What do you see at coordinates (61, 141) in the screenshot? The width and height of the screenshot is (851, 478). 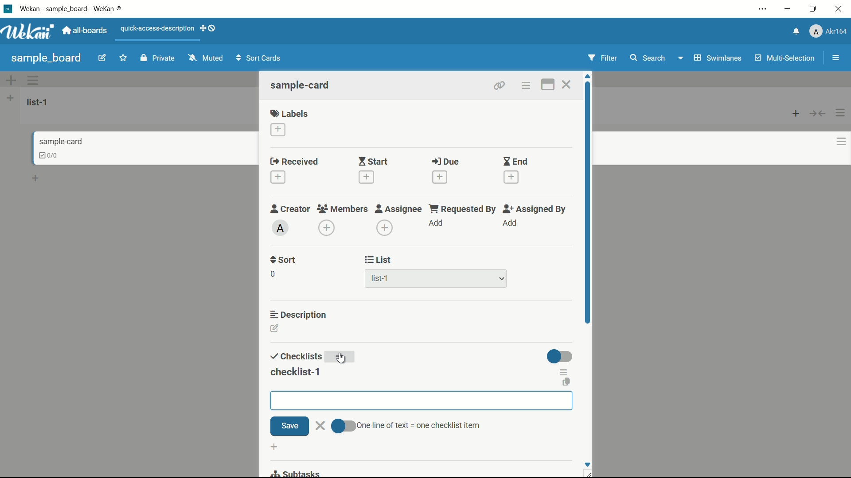 I see `card name` at bounding box center [61, 141].